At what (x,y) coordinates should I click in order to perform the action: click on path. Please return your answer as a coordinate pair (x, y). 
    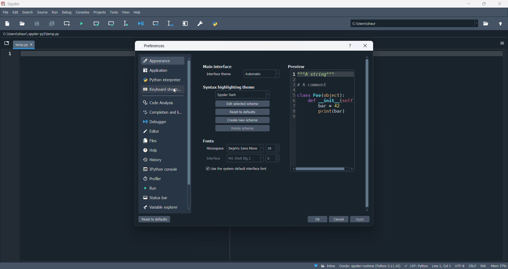
    Looking at the image, I should click on (34, 34).